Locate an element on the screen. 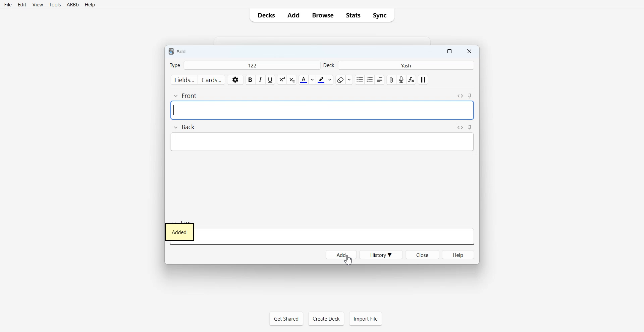  back is located at coordinates (192, 127).